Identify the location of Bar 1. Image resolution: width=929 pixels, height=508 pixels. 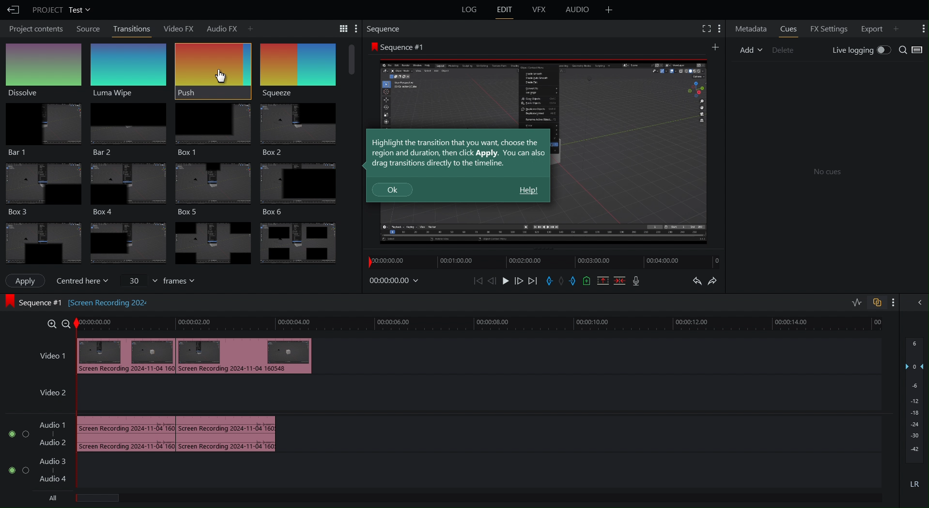
(40, 130).